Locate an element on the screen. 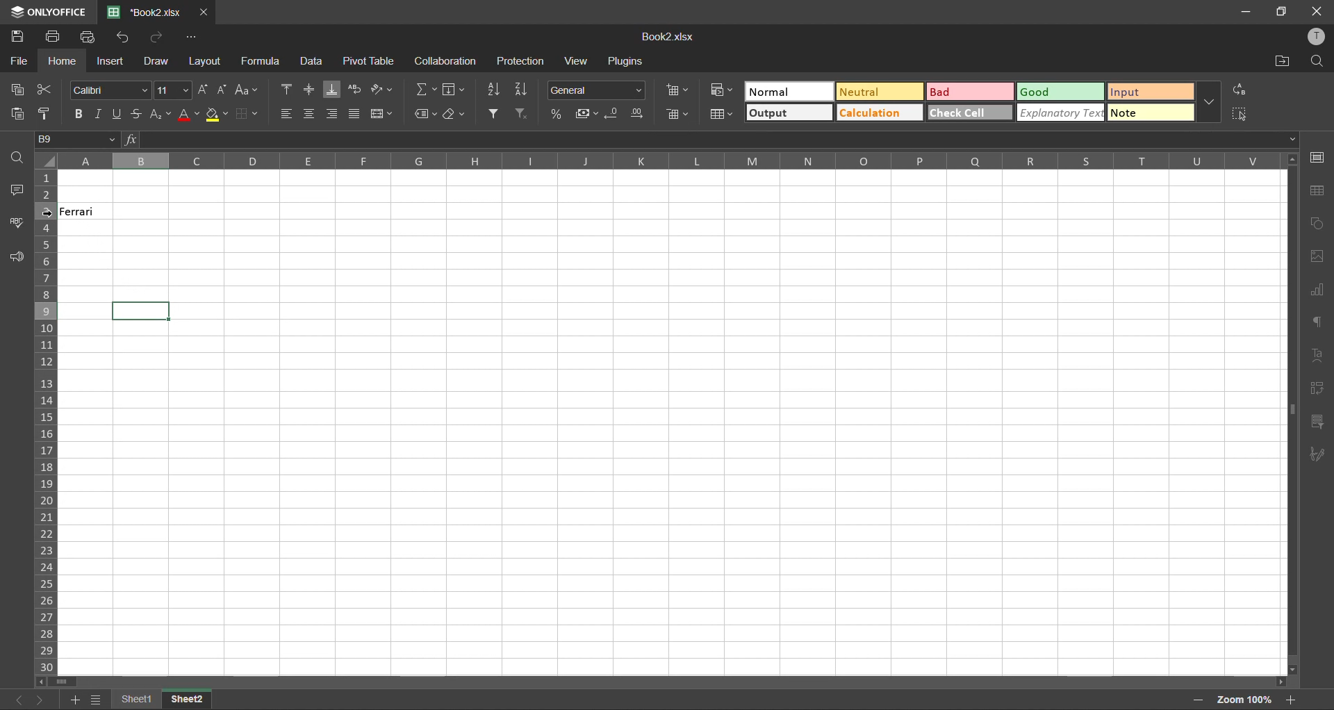  summation is located at coordinates (425, 89).